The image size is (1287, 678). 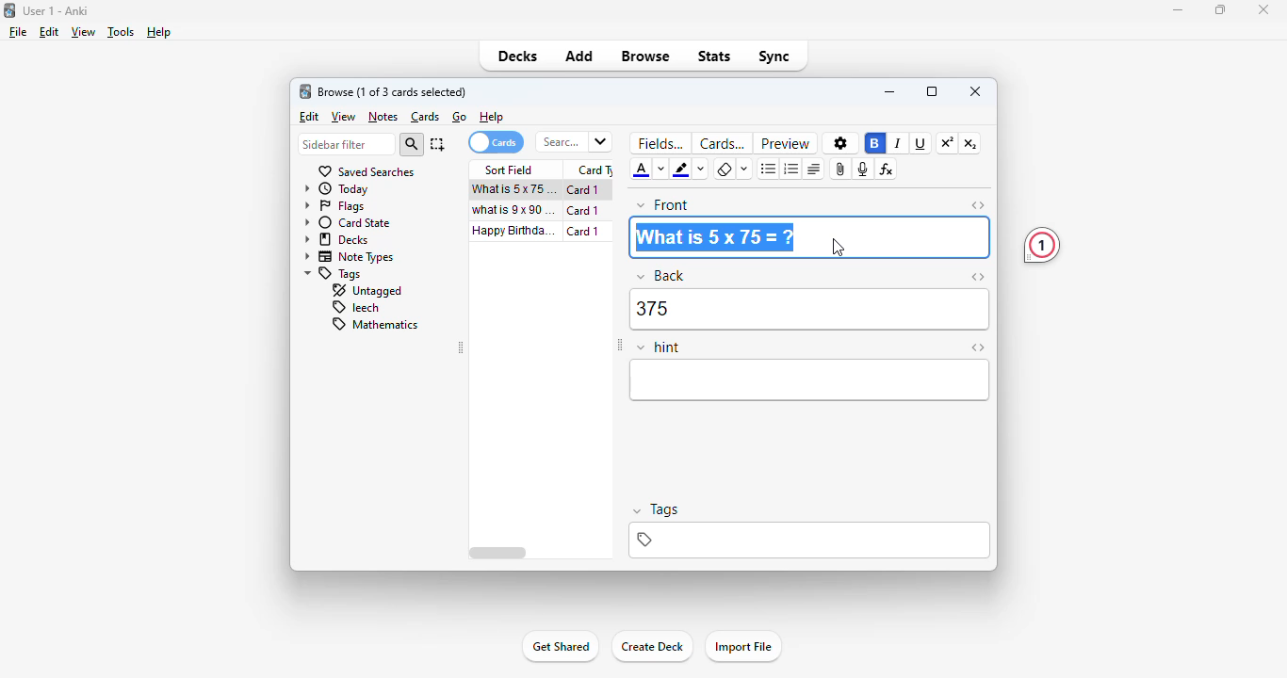 What do you see at coordinates (932, 92) in the screenshot?
I see `maximize` at bounding box center [932, 92].